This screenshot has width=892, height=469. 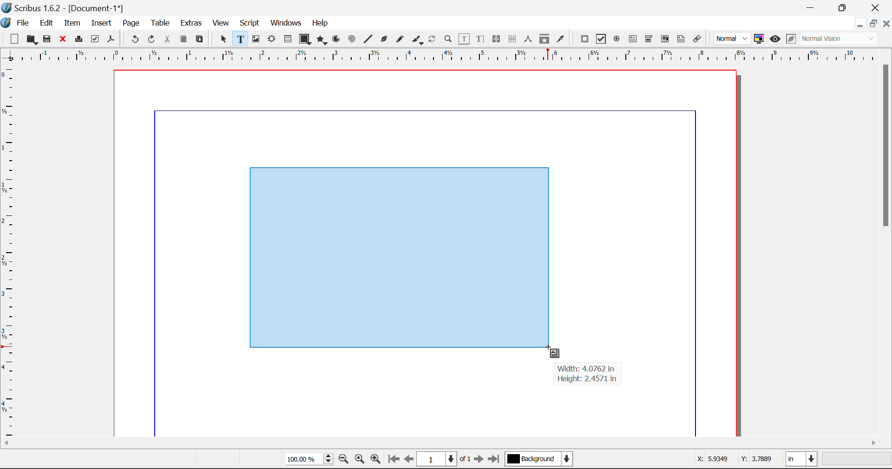 I want to click on Select, so click(x=222, y=39).